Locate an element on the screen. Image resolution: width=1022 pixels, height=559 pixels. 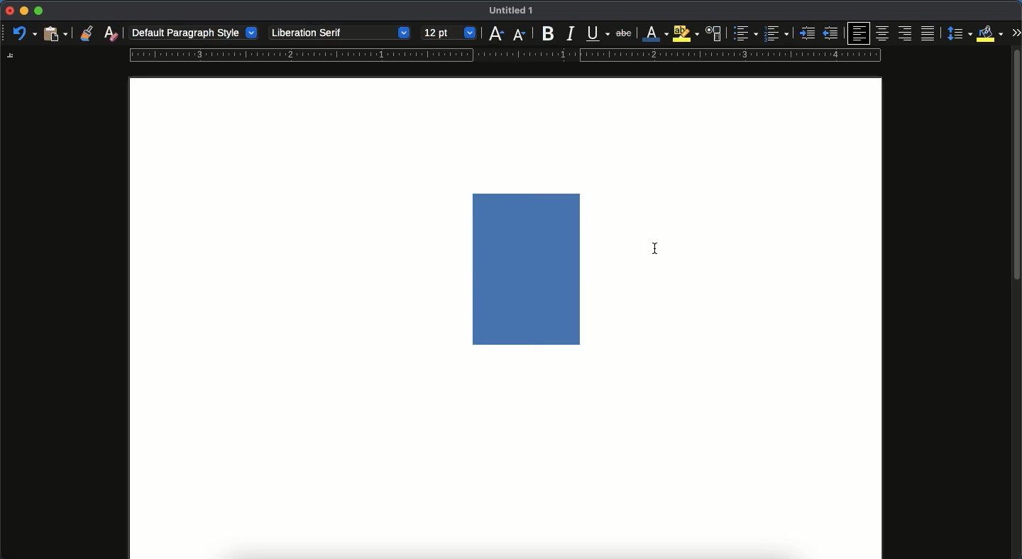
left align is located at coordinates (860, 33).